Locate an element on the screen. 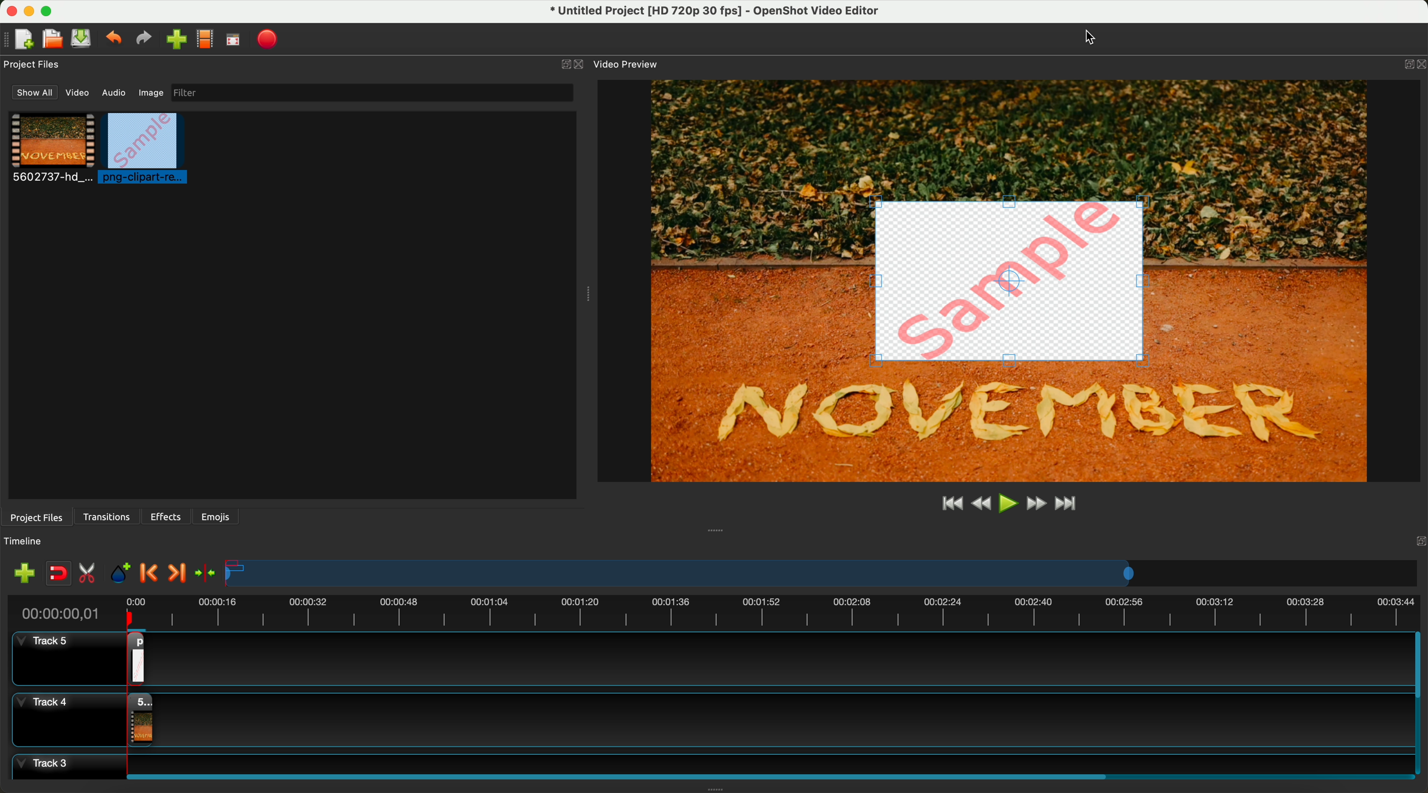 Image resolution: width=1428 pixels, height=793 pixels. minimize is located at coordinates (29, 13).